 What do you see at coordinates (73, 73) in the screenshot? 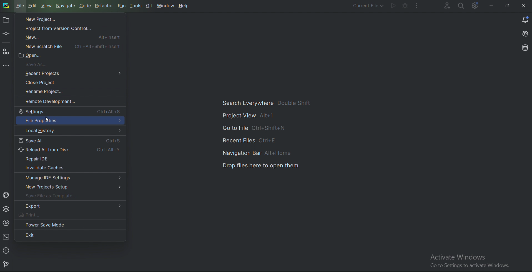
I see `Recent projects` at bounding box center [73, 73].